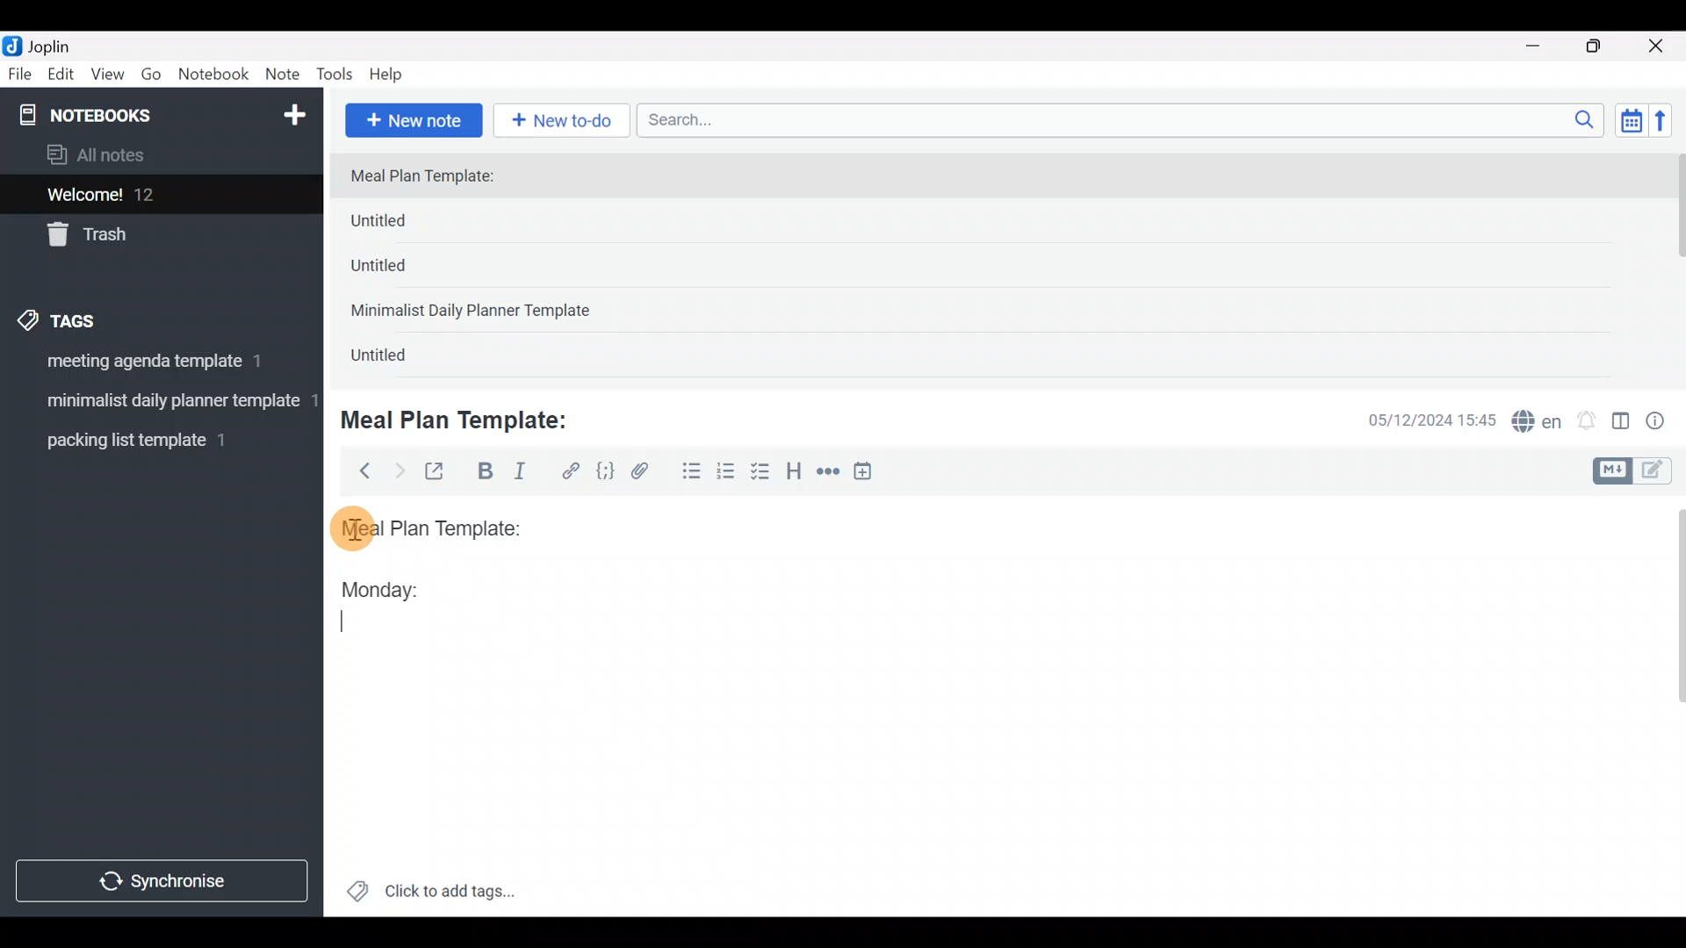 This screenshot has width=1686, height=948. What do you see at coordinates (828, 473) in the screenshot?
I see `Horizontal rule` at bounding box center [828, 473].